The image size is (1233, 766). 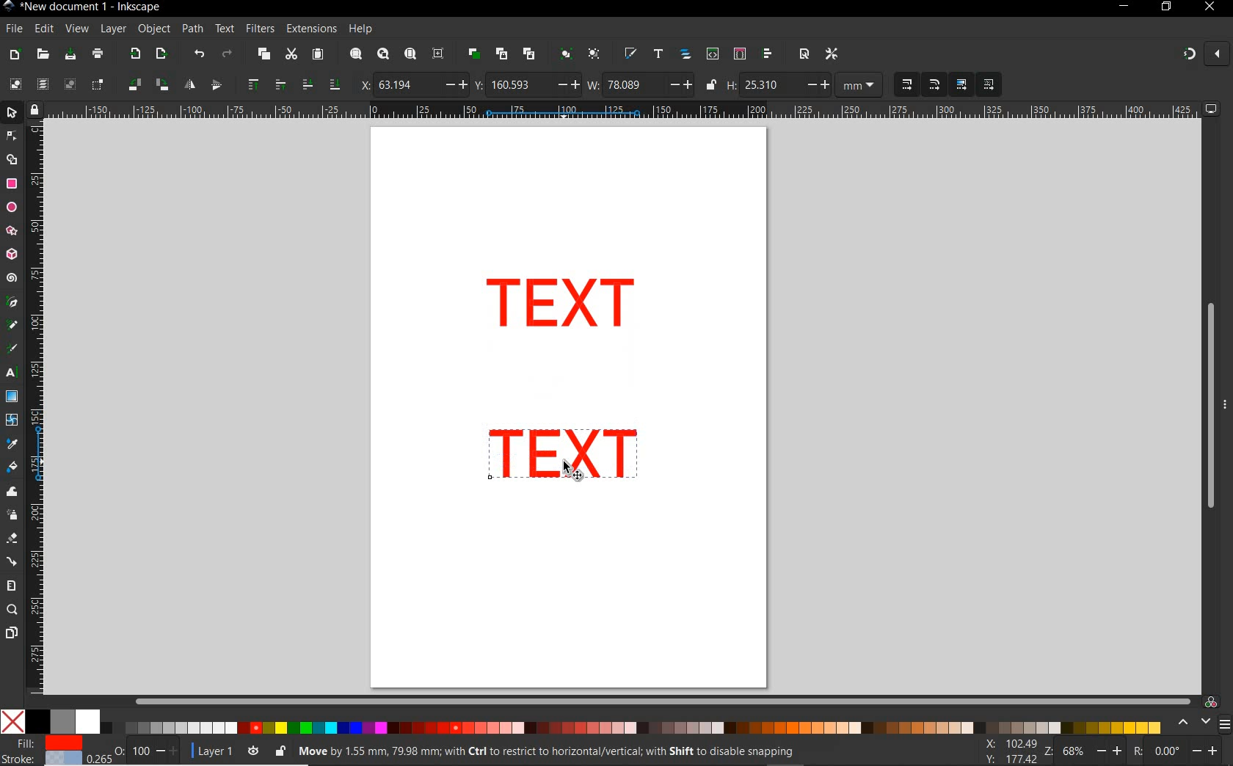 What do you see at coordinates (227, 54) in the screenshot?
I see `redo` at bounding box center [227, 54].